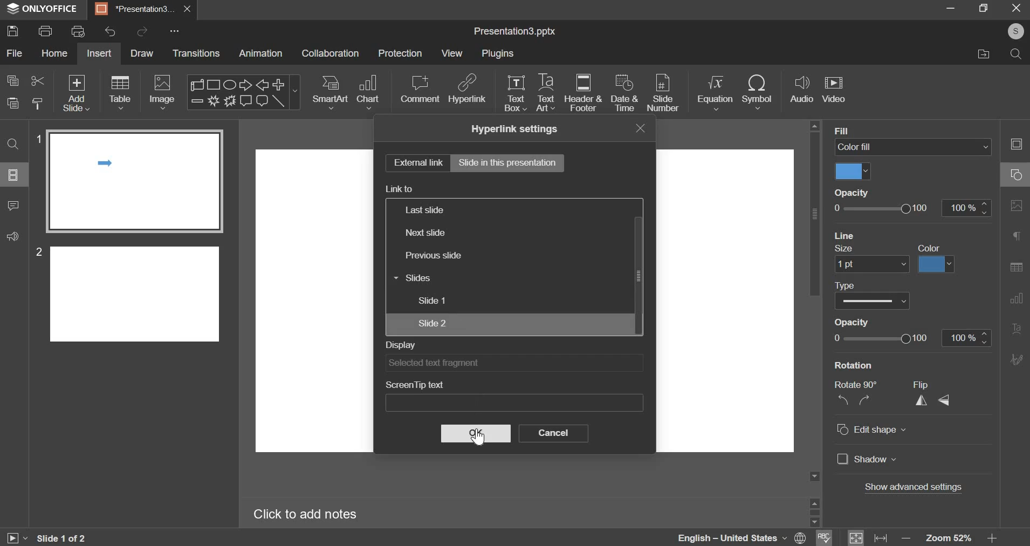  Describe the element at coordinates (229, 84) in the screenshot. I see `ellipse` at that location.